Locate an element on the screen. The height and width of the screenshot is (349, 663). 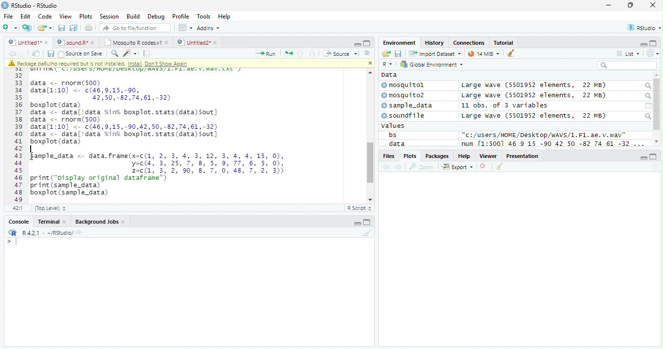
Data is located at coordinates (389, 75).